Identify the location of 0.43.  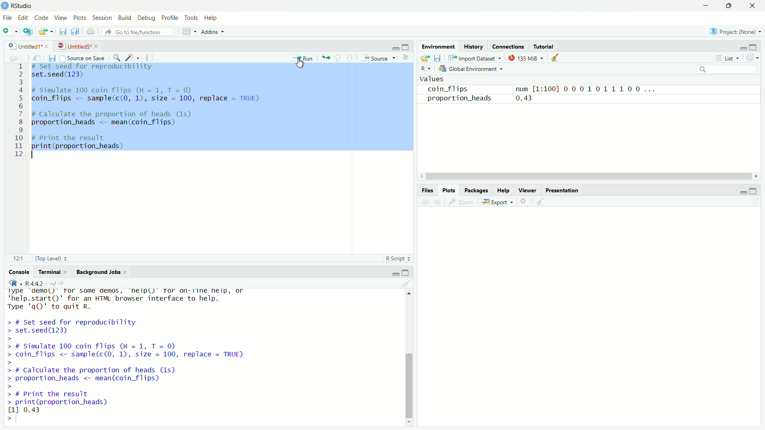
(539, 99).